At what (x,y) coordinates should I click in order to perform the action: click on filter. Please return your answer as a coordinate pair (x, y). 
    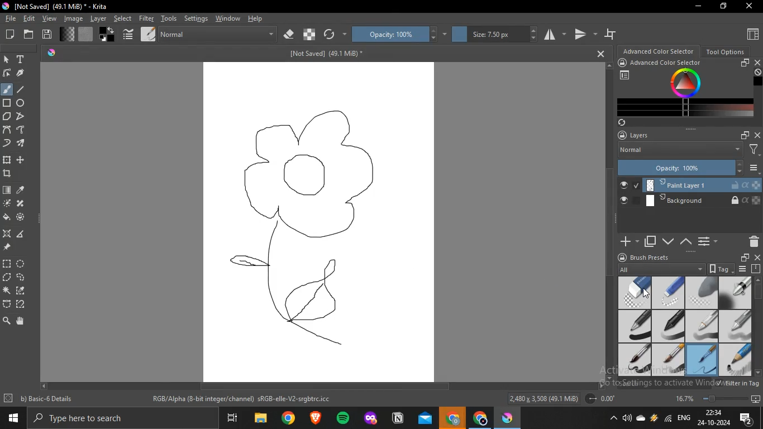
    Looking at the image, I should click on (145, 18).